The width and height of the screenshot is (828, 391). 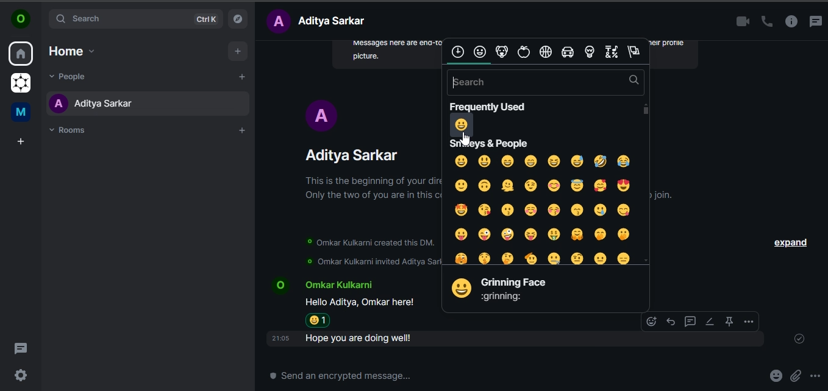 I want to click on smiling face with halo, so click(x=577, y=185).